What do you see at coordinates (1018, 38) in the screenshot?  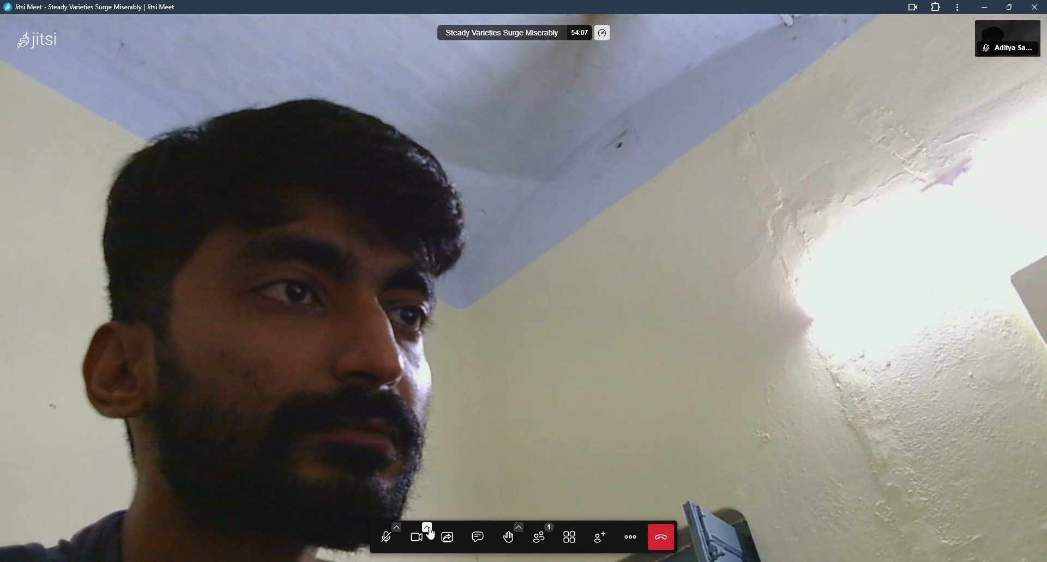 I see `profile` at bounding box center [1018, 38].